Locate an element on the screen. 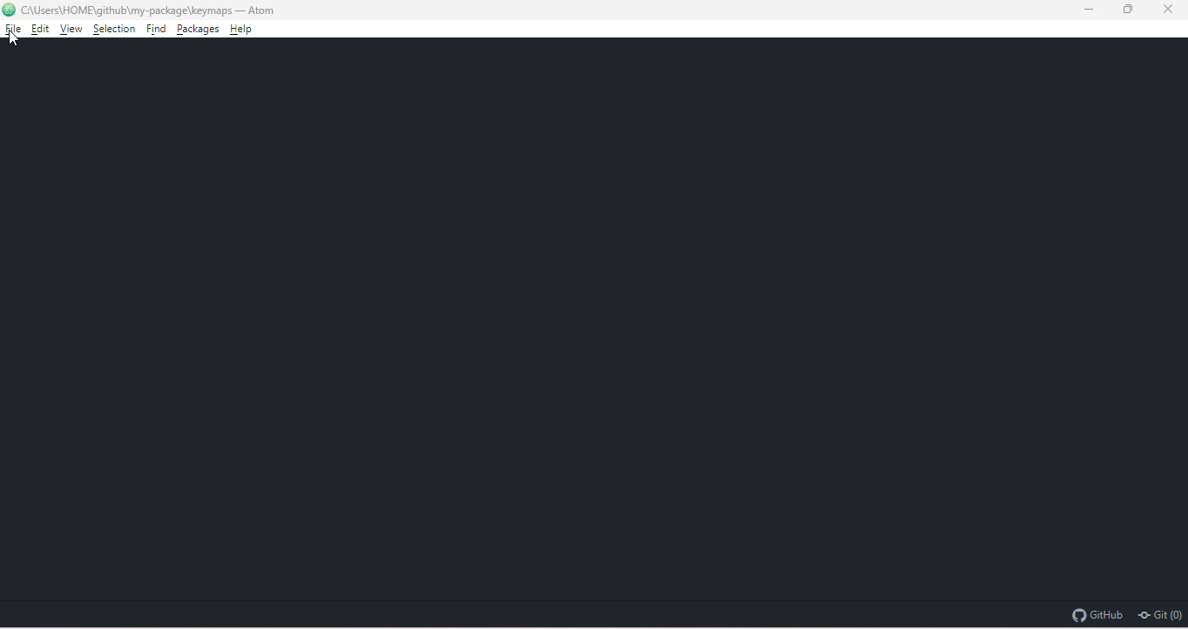 The width and height of the screenshot is (1188, 629). minimize is located at coordinates (1085, 11).